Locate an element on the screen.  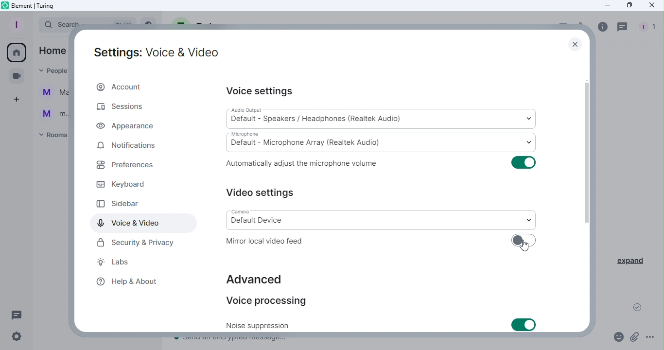
Message sent is located at coordinates (634, 307).